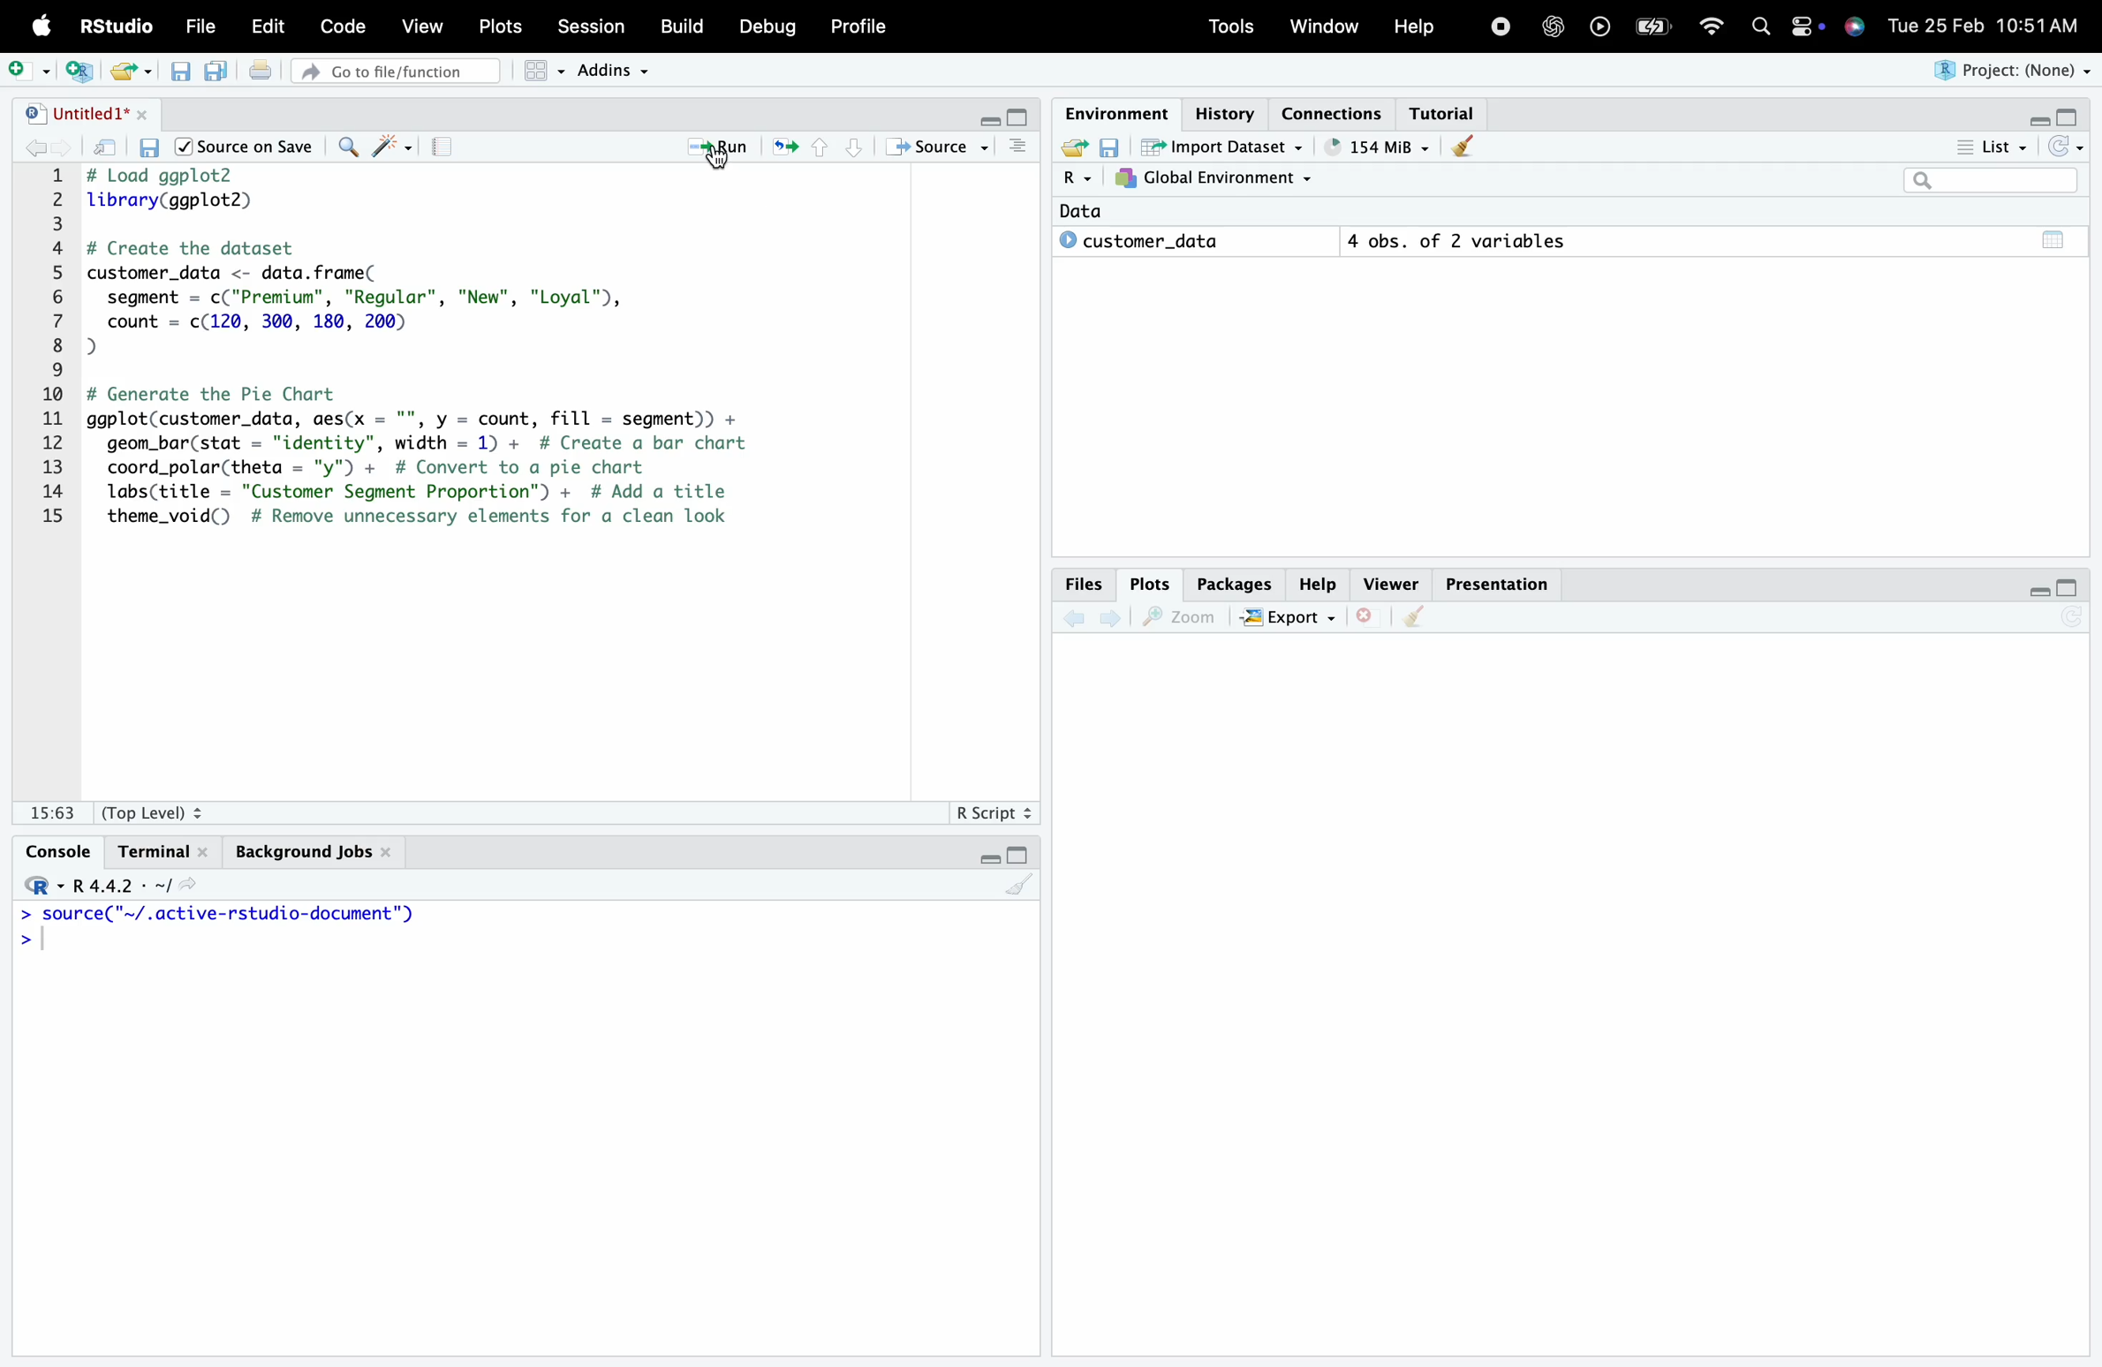 This screenshot has width=2102, height=1367. Describe the element at coordinates (1230, 26) in the screenshot. I see `Tools` at that location.